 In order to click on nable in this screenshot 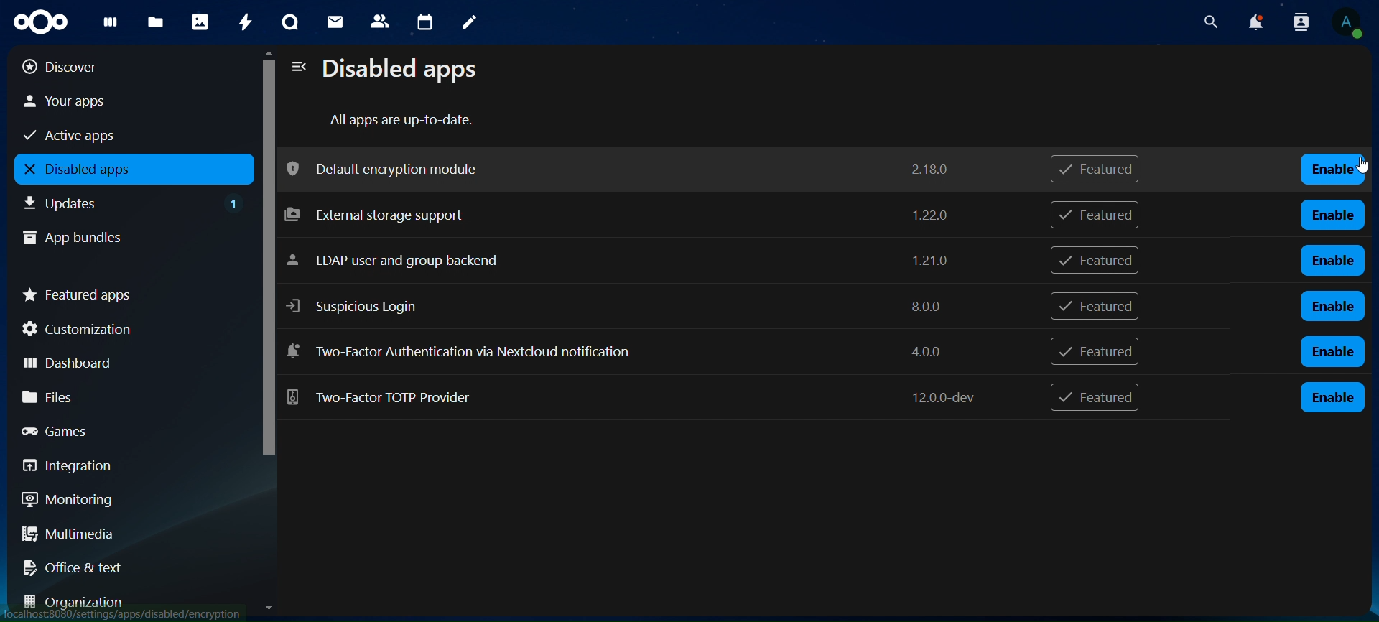, I will do `click(1334, 398)`.